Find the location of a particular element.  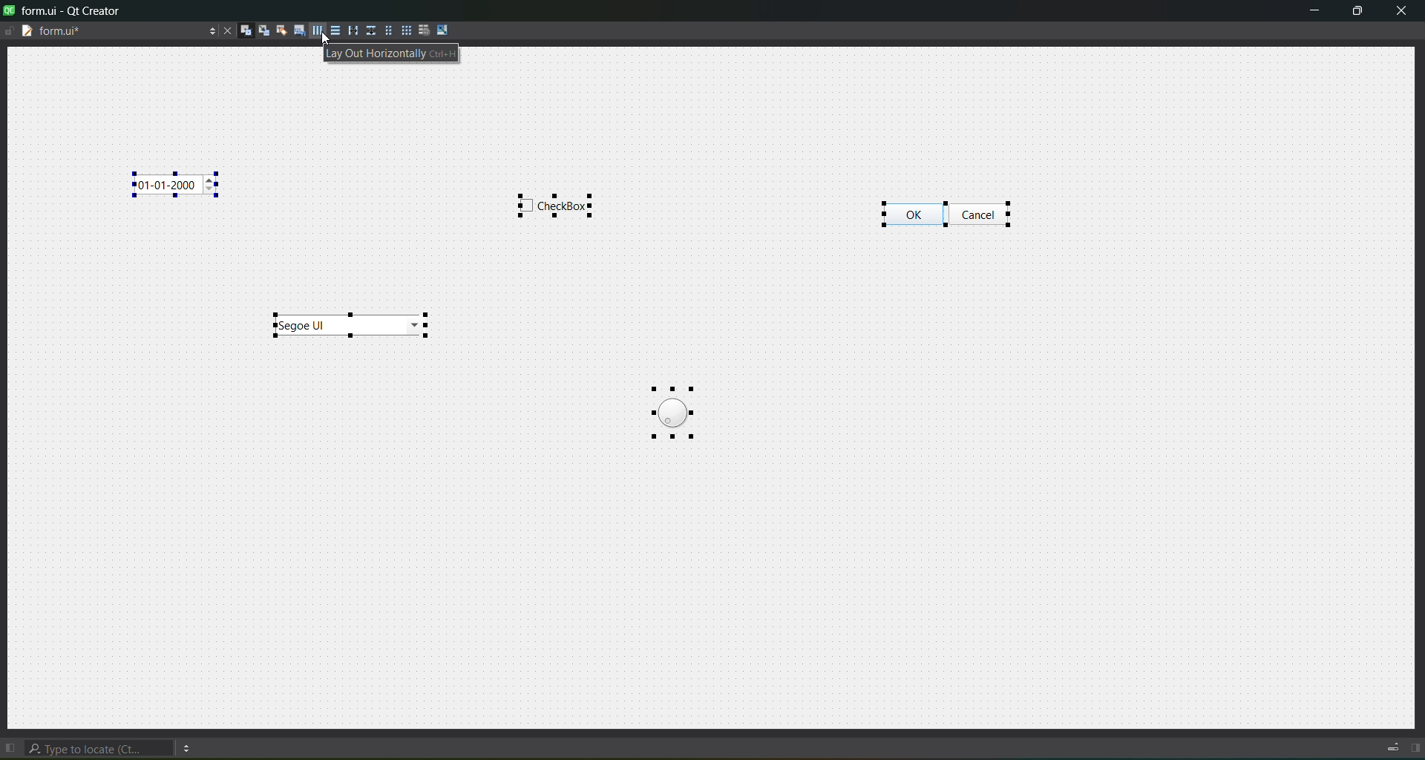

close document is located at coordinates (225, 28).